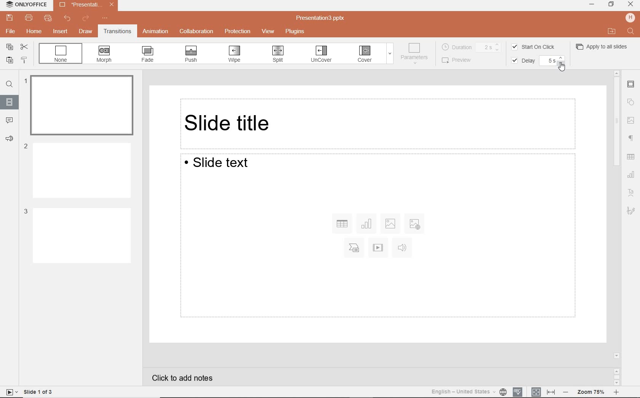  Describe the element at coordinates (592, 4) in the screenshot. I see `MINIMIZE` at that location.